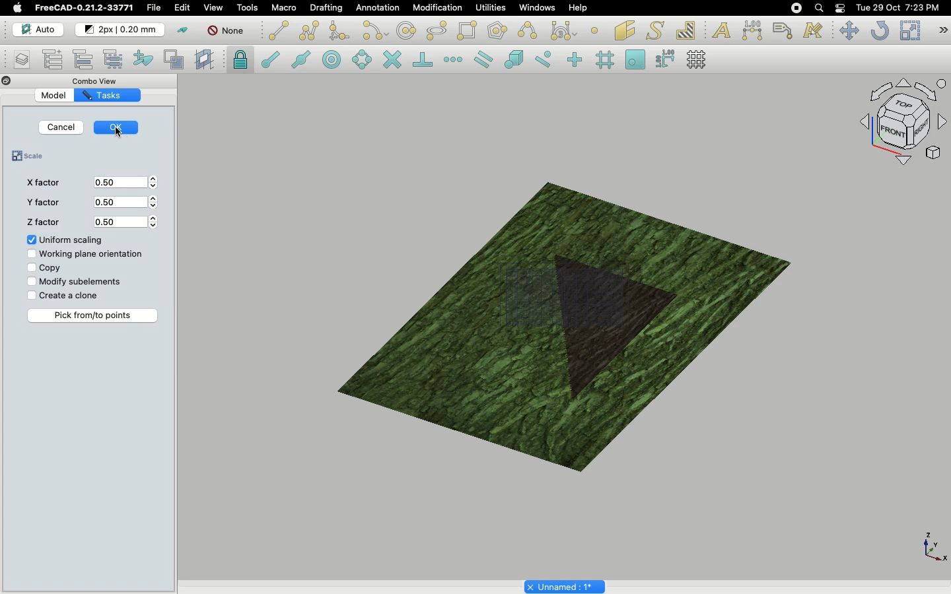 The height and width of the screenshot is (594, 951). I want to click on OK, so click(118, 125).